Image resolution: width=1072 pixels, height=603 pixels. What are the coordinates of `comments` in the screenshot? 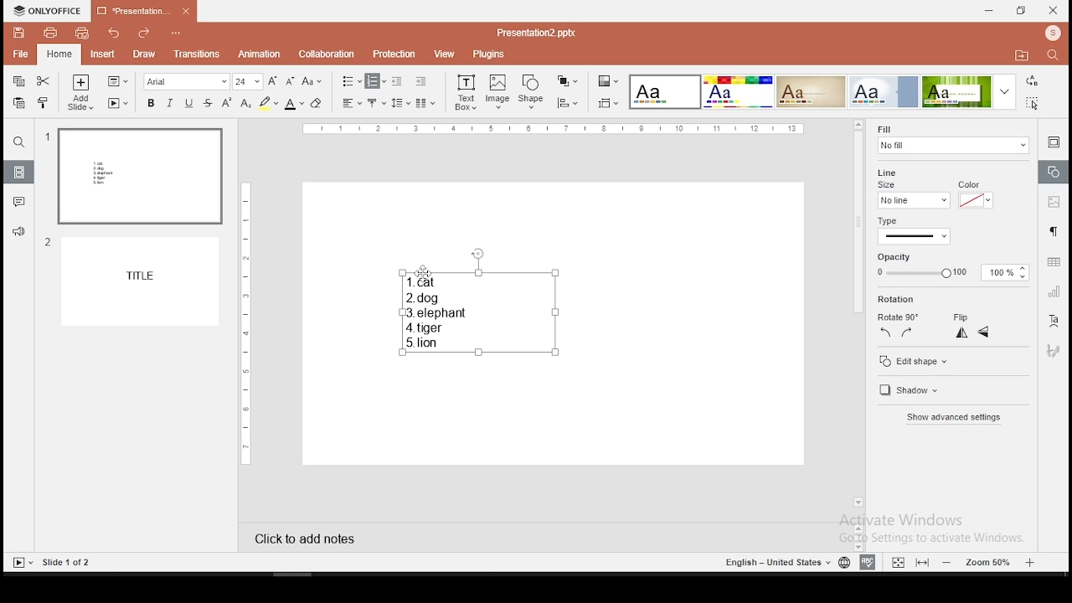 It's located at (17, 203).